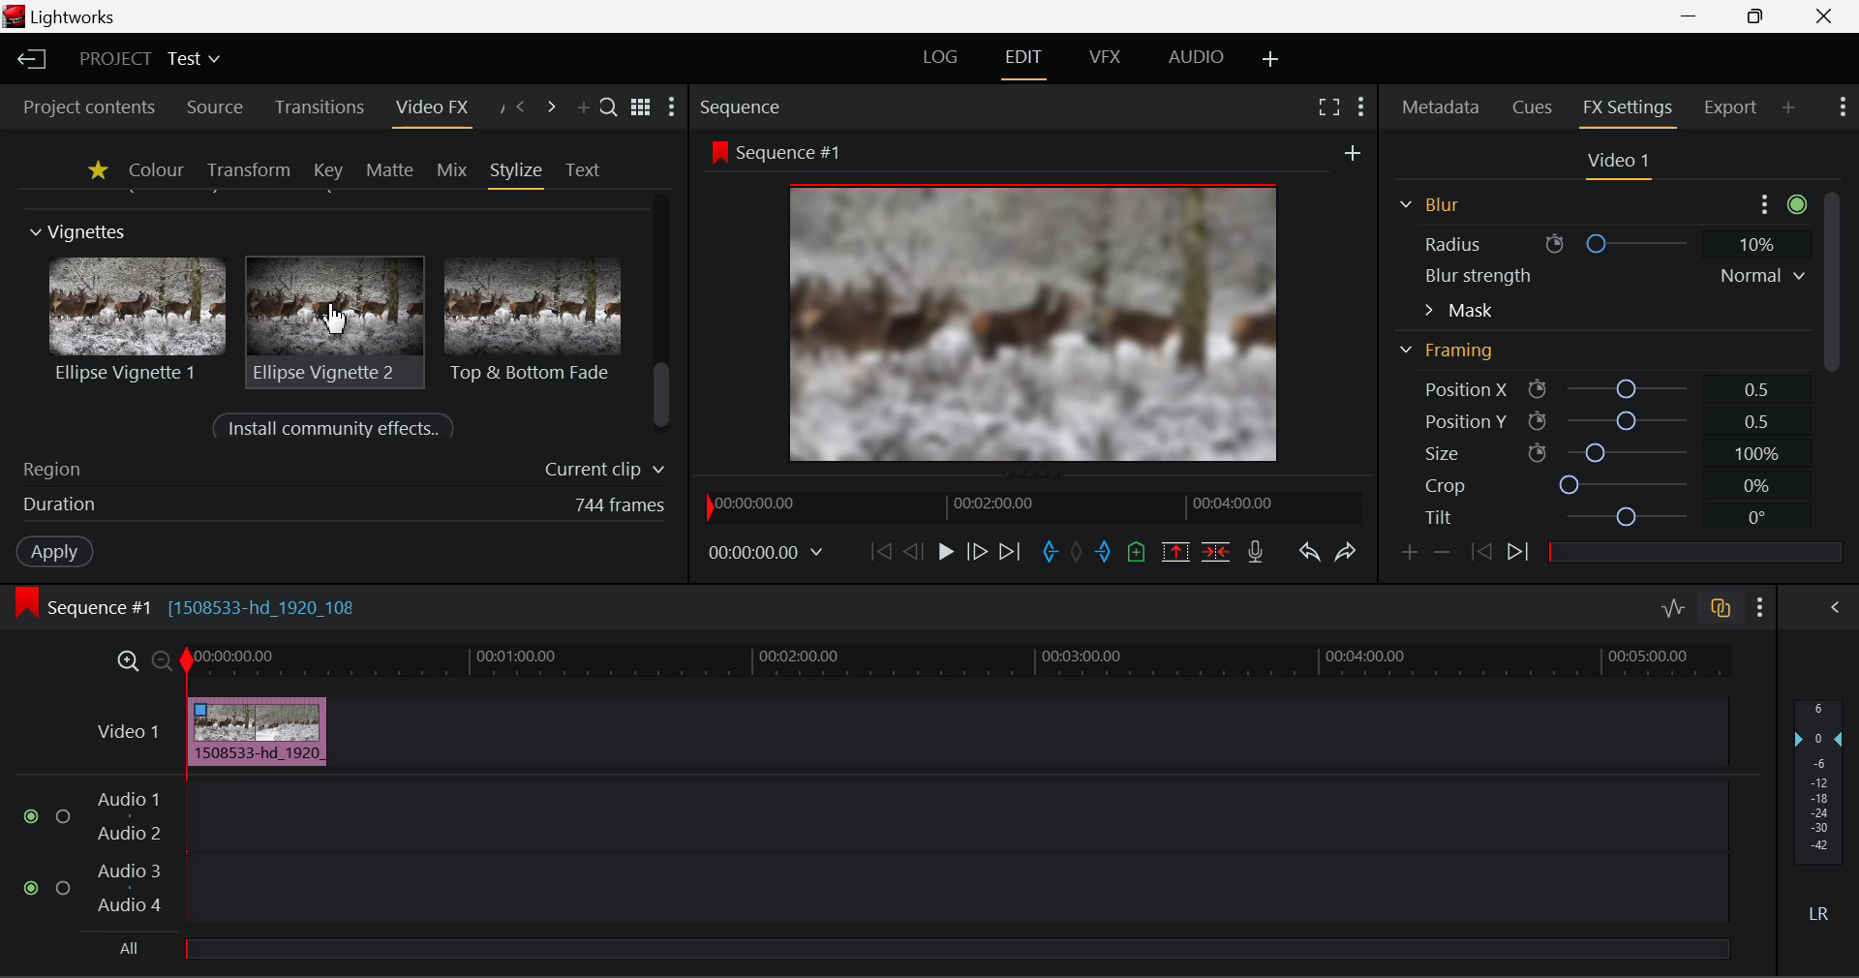 This screenshot has width=1859, height=978. I want to click on Timeline Zoom Out, so click(161, 659).